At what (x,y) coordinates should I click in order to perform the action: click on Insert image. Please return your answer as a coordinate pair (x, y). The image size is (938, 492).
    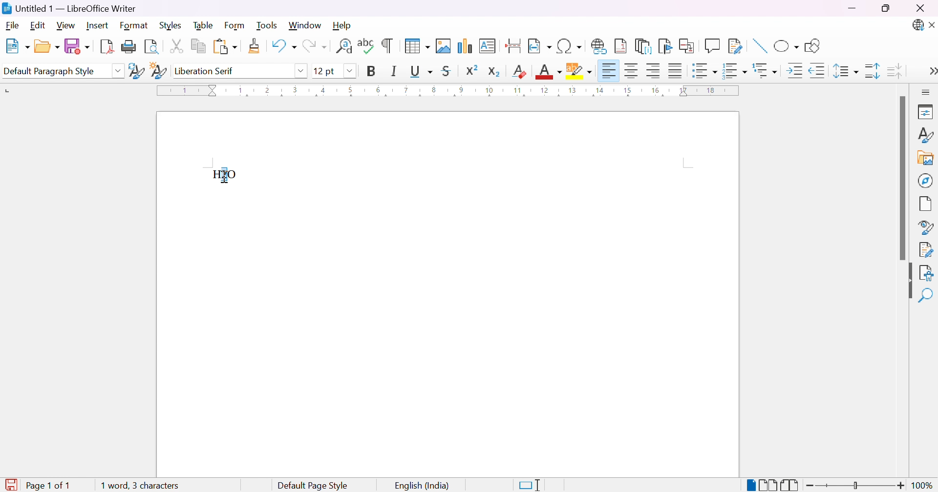
    Looking at the image, I should click on (444, 46).